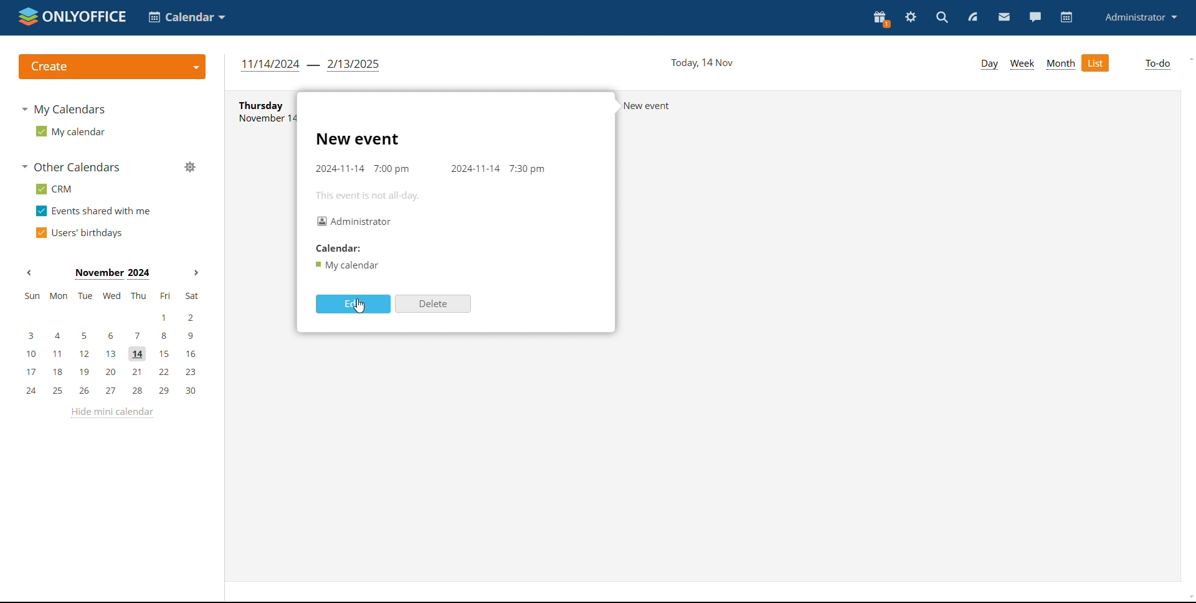 The height and width of the screenshot is (603, 1196). What do you see at coordinates (95, 211) in the screenshot?
I see `events shared with me` at bounding box center [95, 211].